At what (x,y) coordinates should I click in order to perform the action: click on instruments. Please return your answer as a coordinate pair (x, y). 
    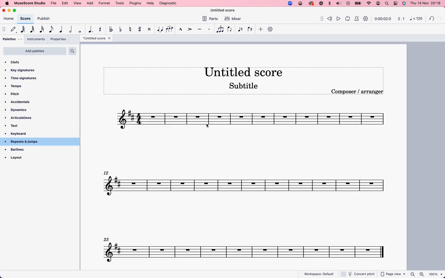
    Looking at the image, I should click on (36, 39).